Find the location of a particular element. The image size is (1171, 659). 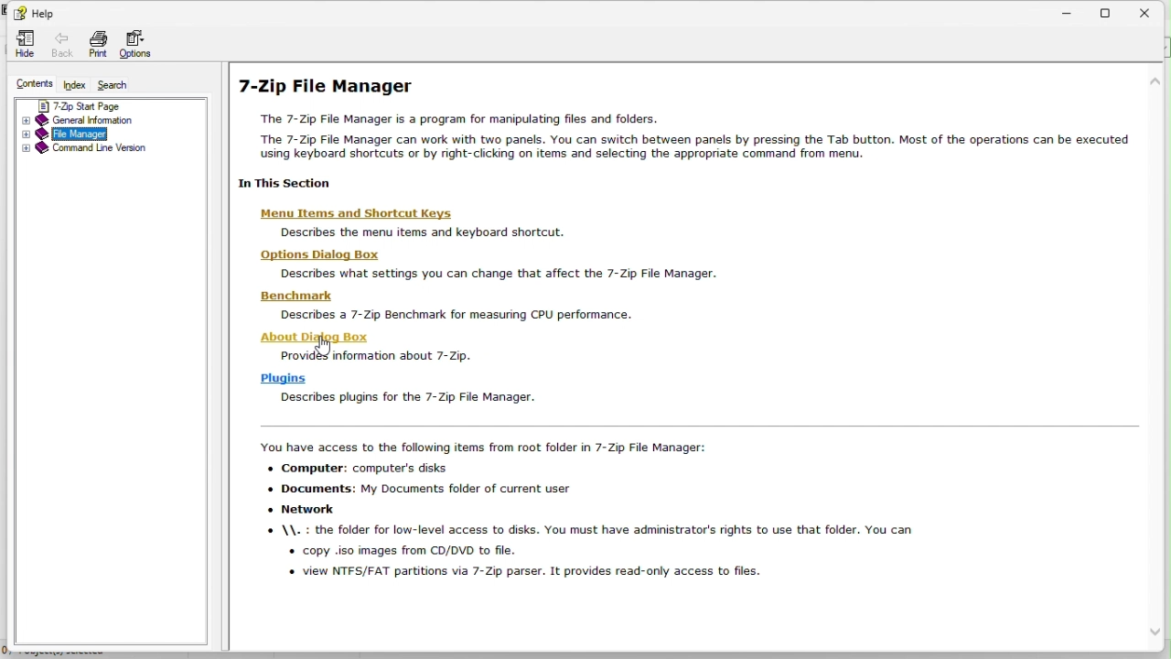

Describes what settings you can change that affect the 7-Zip File Manager. is located at coordinates (502, 274).